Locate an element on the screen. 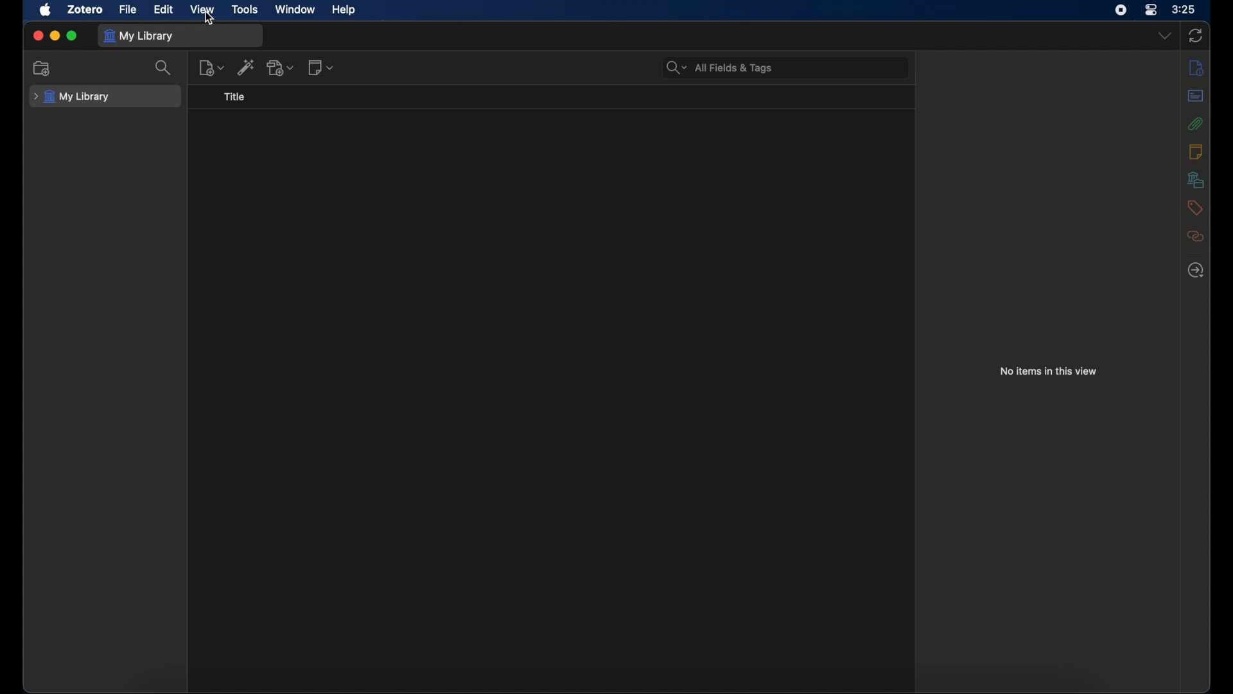 The width and height of the screenshot is (1233, 694). Cursor is located at coordinates (213, 22).